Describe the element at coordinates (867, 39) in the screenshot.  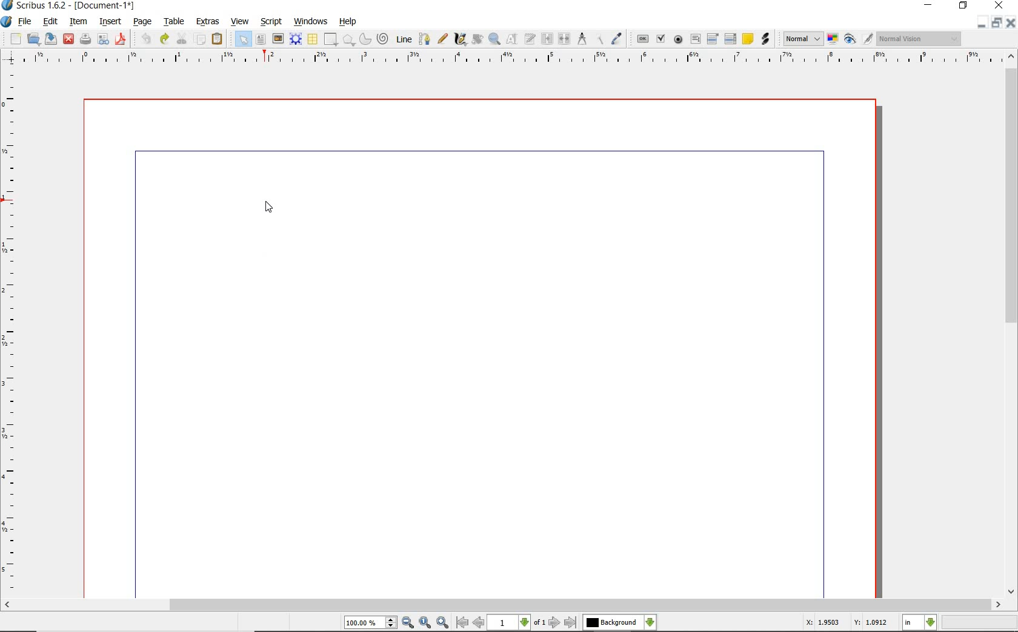
I see `edit in preview mode` at that location.